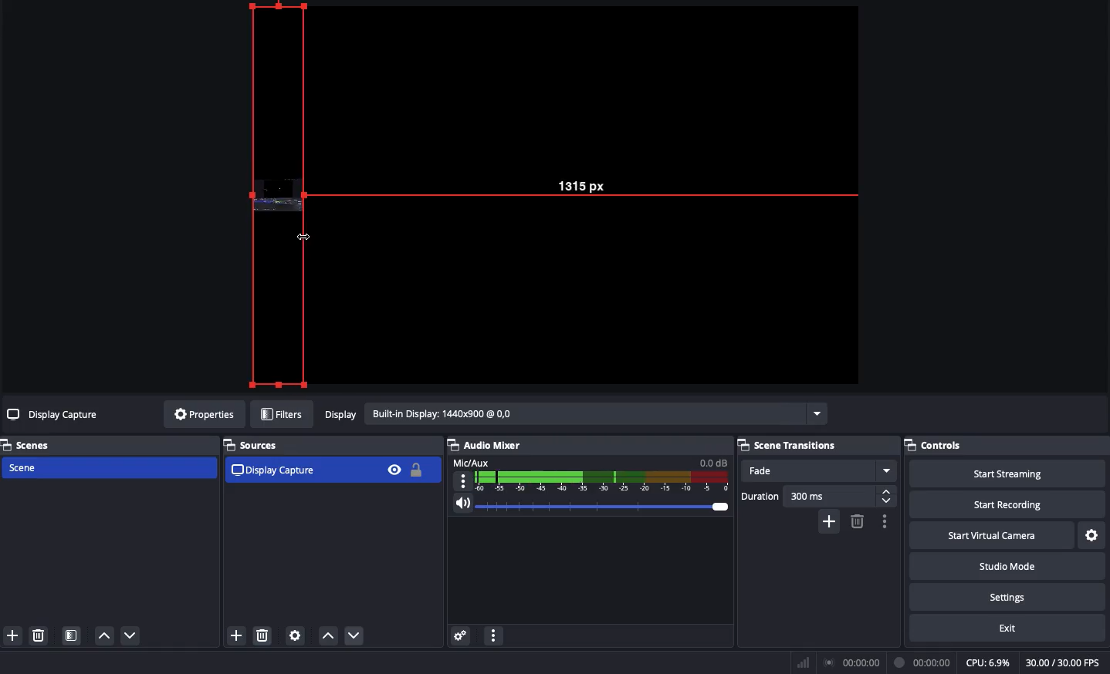 This screenshot has width=1110, height=674. I want to click on FPS, so click(1068, 662).